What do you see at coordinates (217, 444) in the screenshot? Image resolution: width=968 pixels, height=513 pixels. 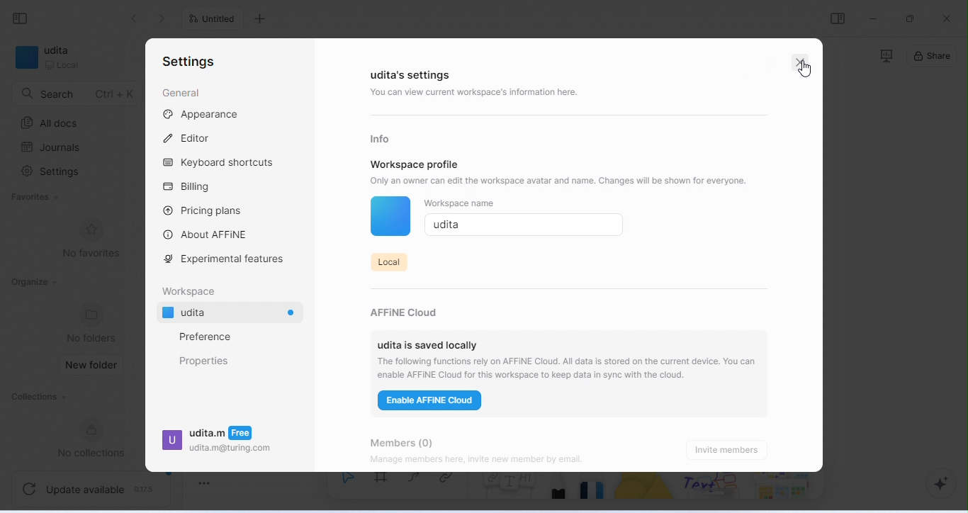 I see `udita.m udita.m@turing.com` at bounding box center [217, 444].